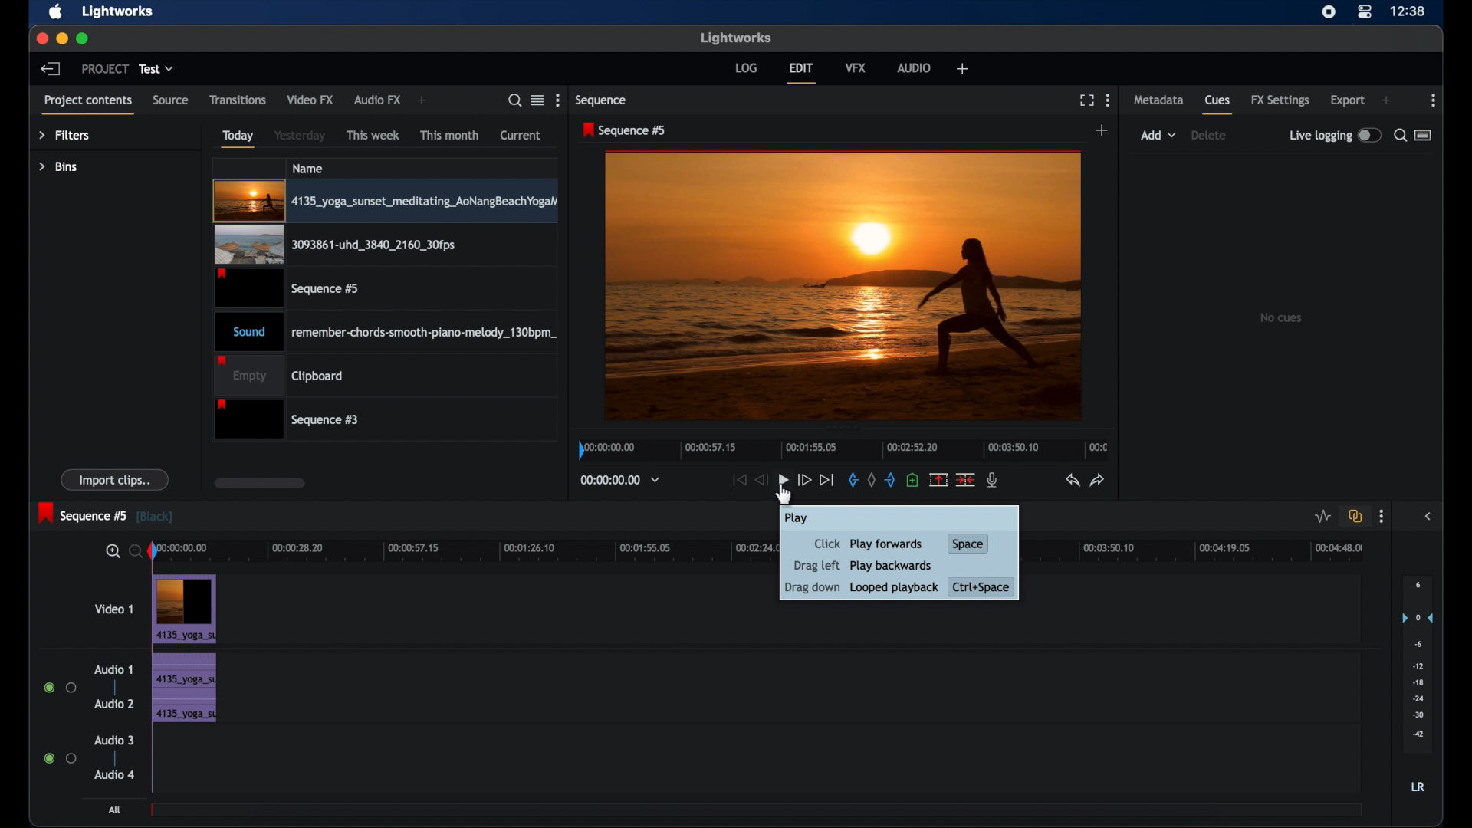 This screenshot has width=1472, height=828. I want to click on audio clip, so click(186, 710).